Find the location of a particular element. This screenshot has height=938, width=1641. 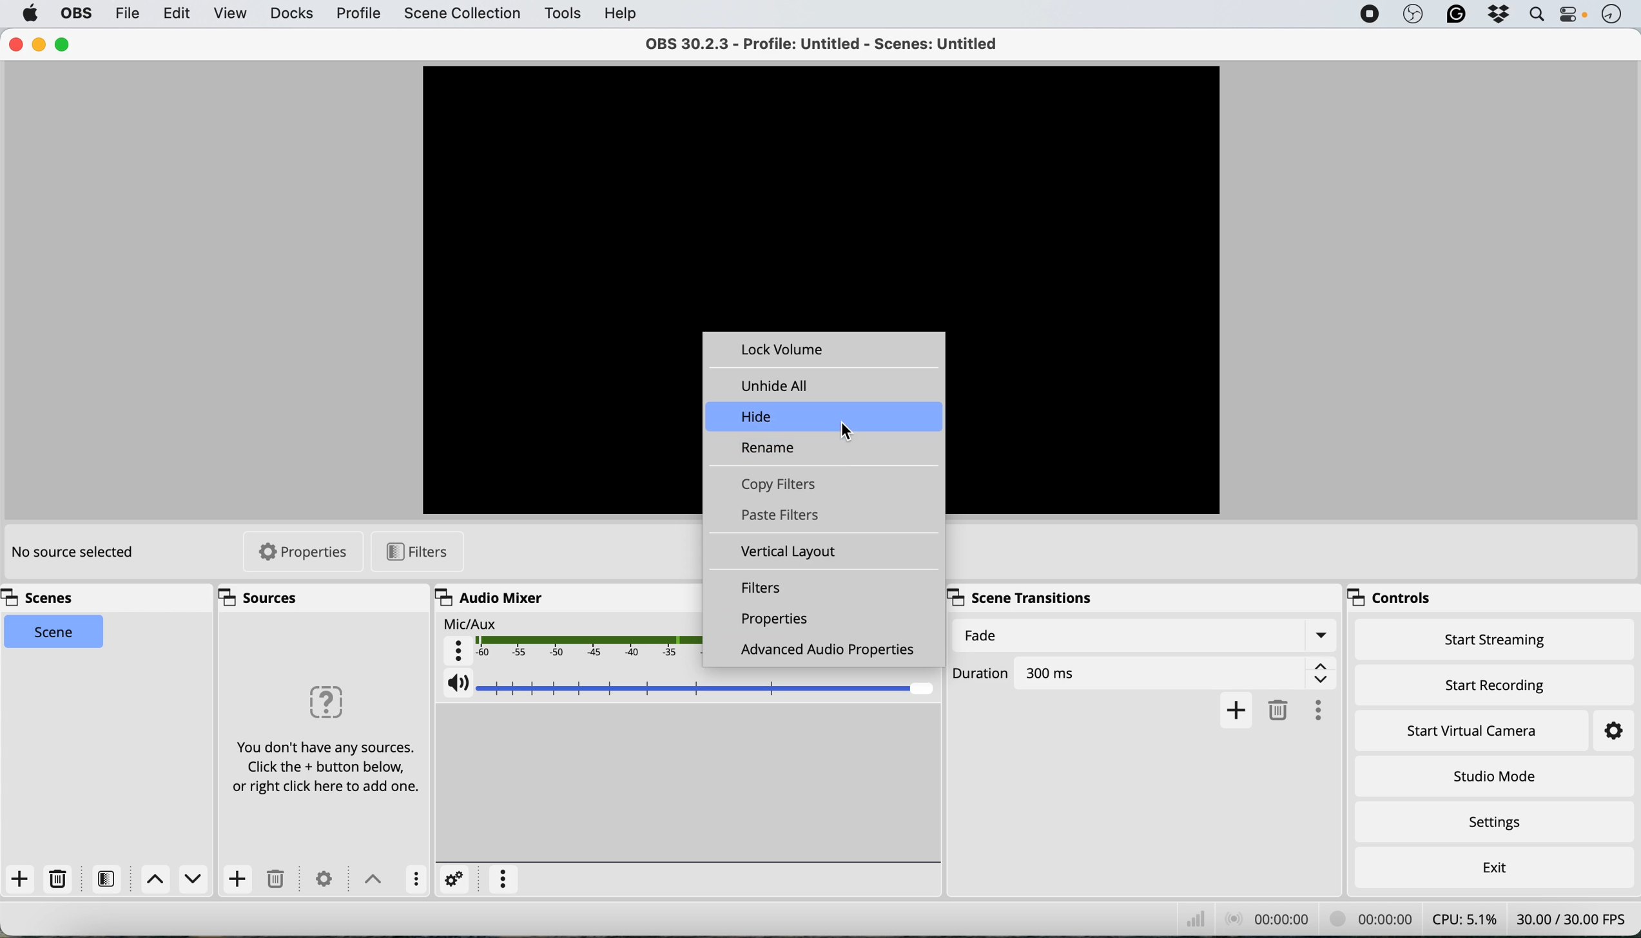

delete fade is located at coordinates (1277, 711).